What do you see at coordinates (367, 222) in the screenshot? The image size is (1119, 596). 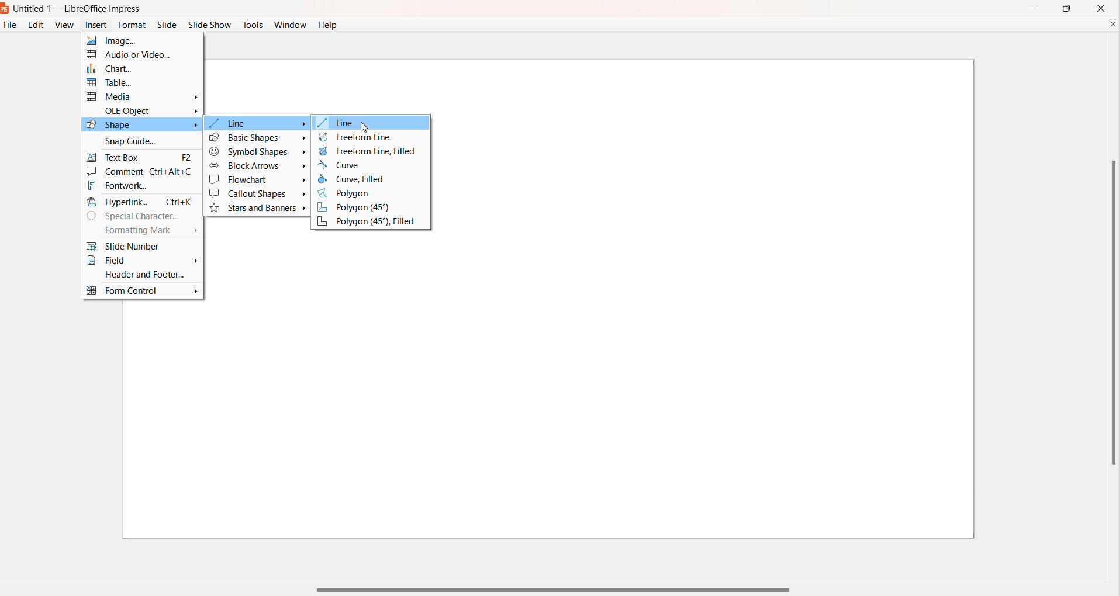 I see `Polygon (45) Degree, Filled` at bounding box center [367, 222].